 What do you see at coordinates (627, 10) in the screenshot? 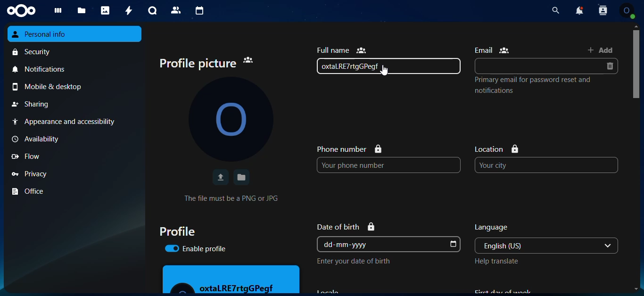
I see `profile` at bounding box center [627, 10].